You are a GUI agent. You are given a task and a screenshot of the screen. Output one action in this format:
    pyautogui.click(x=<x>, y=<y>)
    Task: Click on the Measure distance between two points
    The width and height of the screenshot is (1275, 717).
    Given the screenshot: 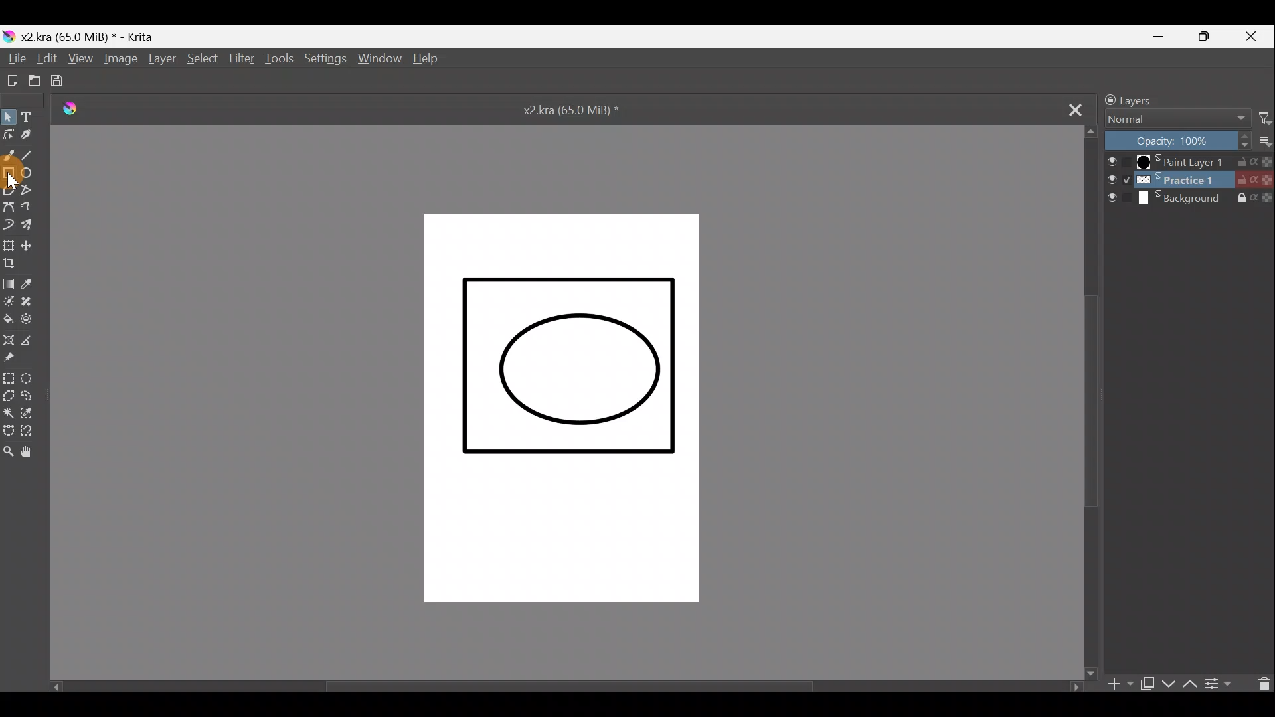 What is the action you would take?
    pyautogui.click(x=29, y=339)
    